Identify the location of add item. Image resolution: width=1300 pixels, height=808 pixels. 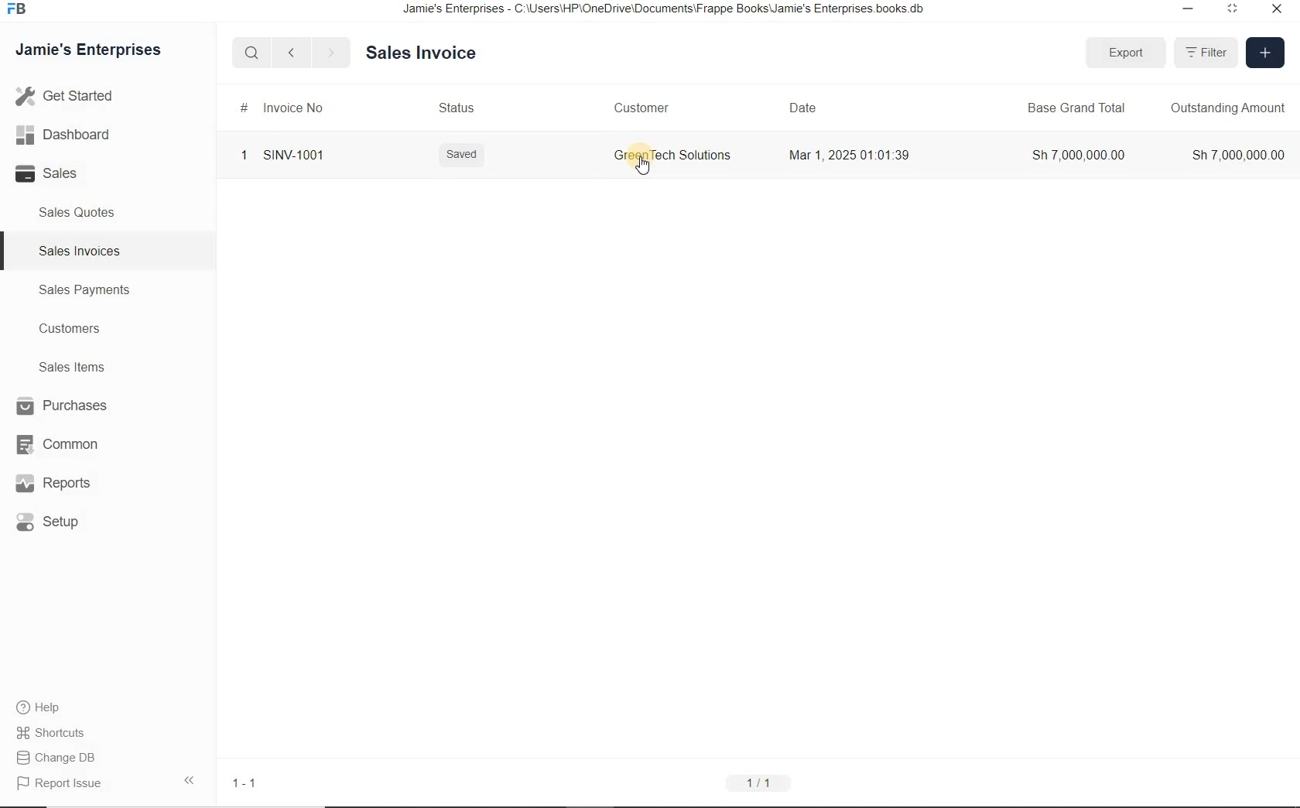
(1264, 53).